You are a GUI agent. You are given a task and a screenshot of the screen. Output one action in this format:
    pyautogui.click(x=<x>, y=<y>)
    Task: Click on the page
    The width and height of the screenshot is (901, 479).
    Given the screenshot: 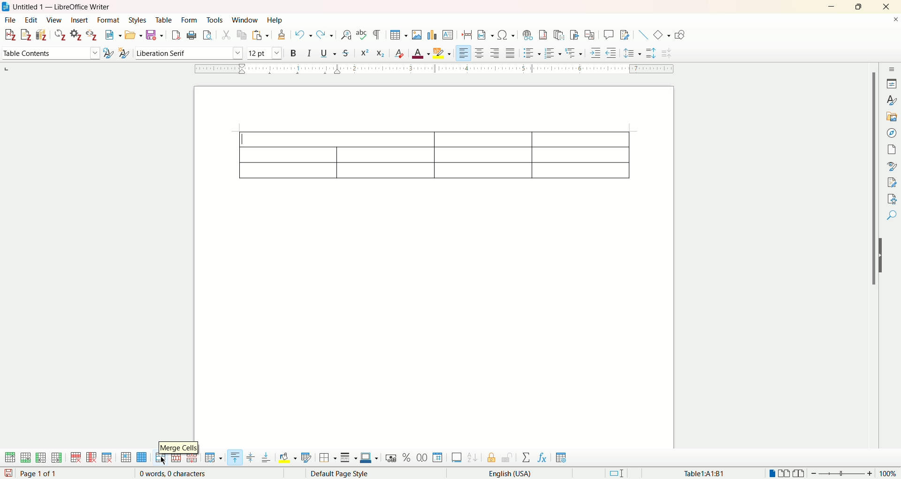 What is the action you would take?
    pyautogui.click(x=890, y=150)
    